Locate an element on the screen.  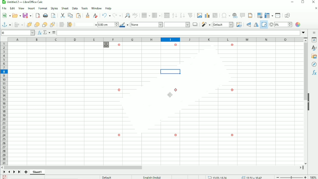
Spell check is located at coordinates (136, 15).